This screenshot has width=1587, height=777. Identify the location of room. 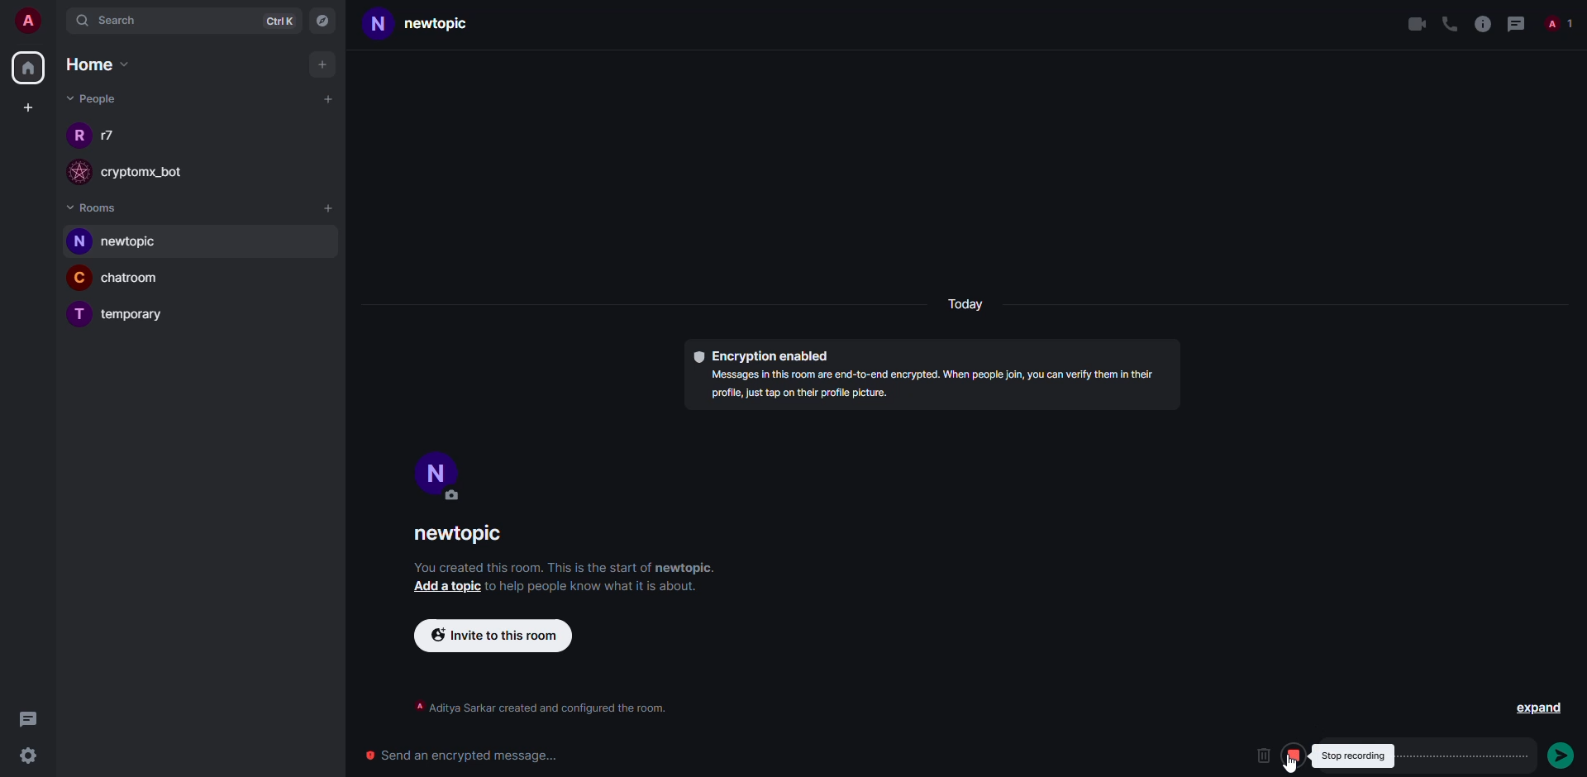
(460, 536).